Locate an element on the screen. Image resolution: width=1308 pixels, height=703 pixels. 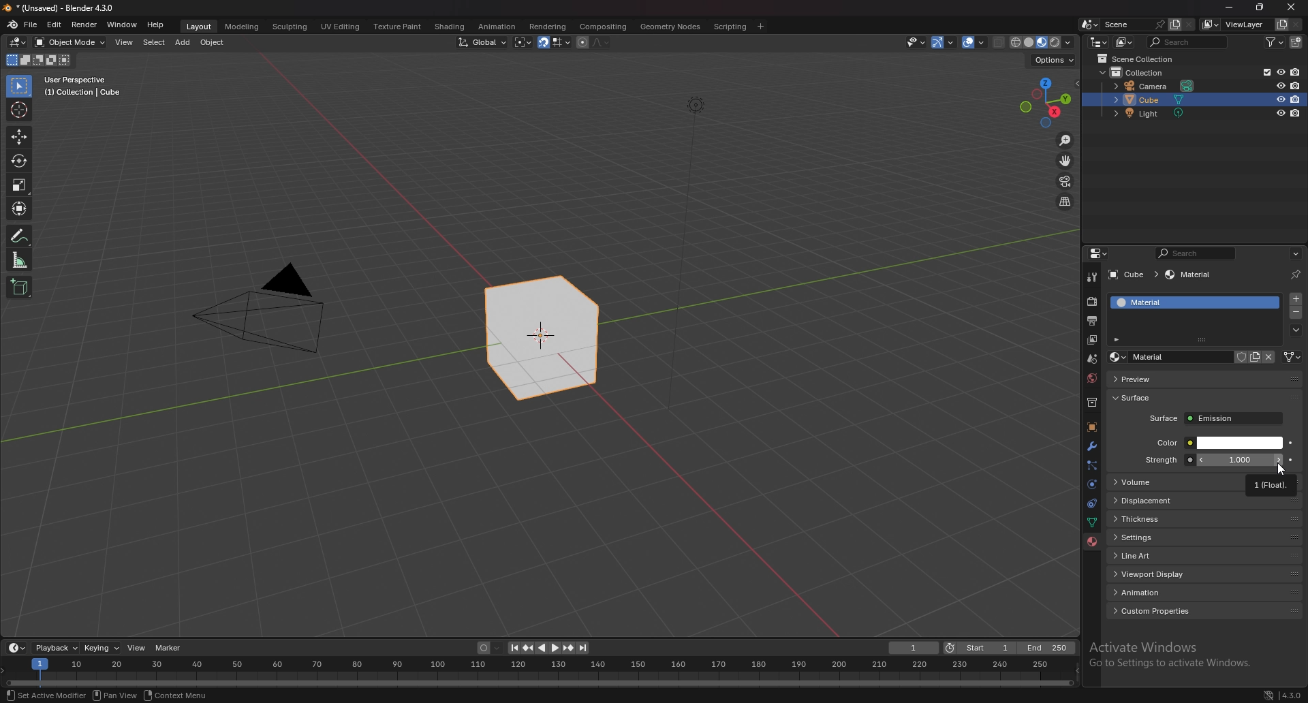
scrulpting is located at coordinates (292, 27).